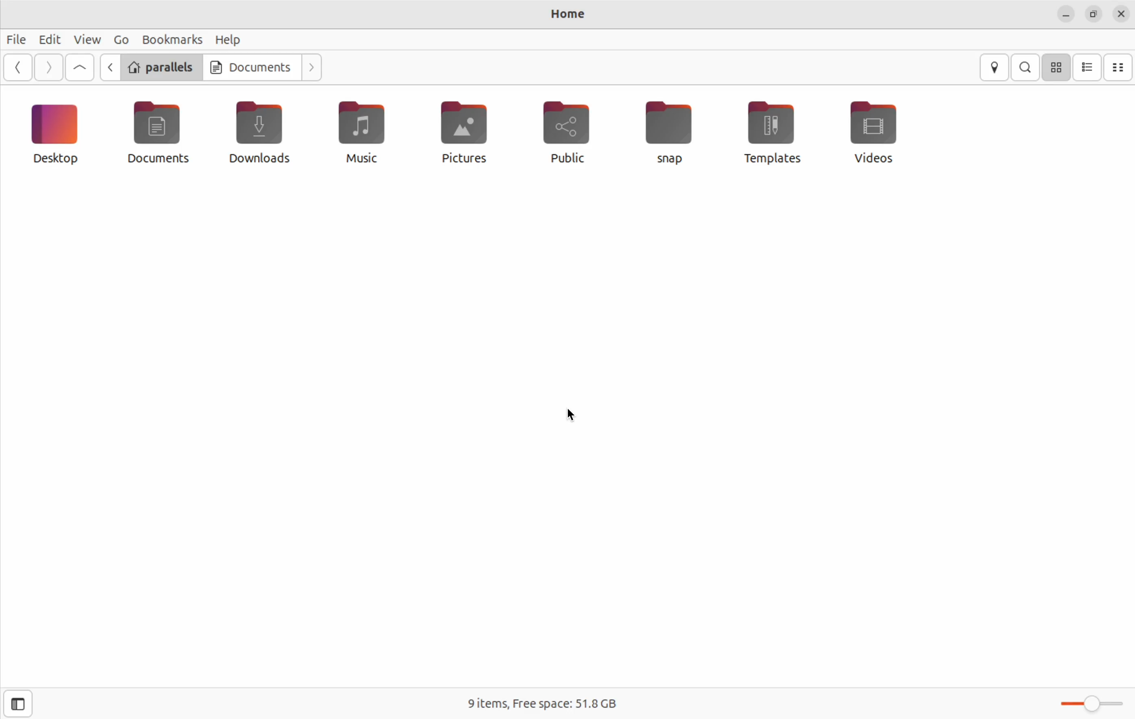 The width and height of the screenshot is (1135, 719). I want to click on toggle, so click(1089, 704).